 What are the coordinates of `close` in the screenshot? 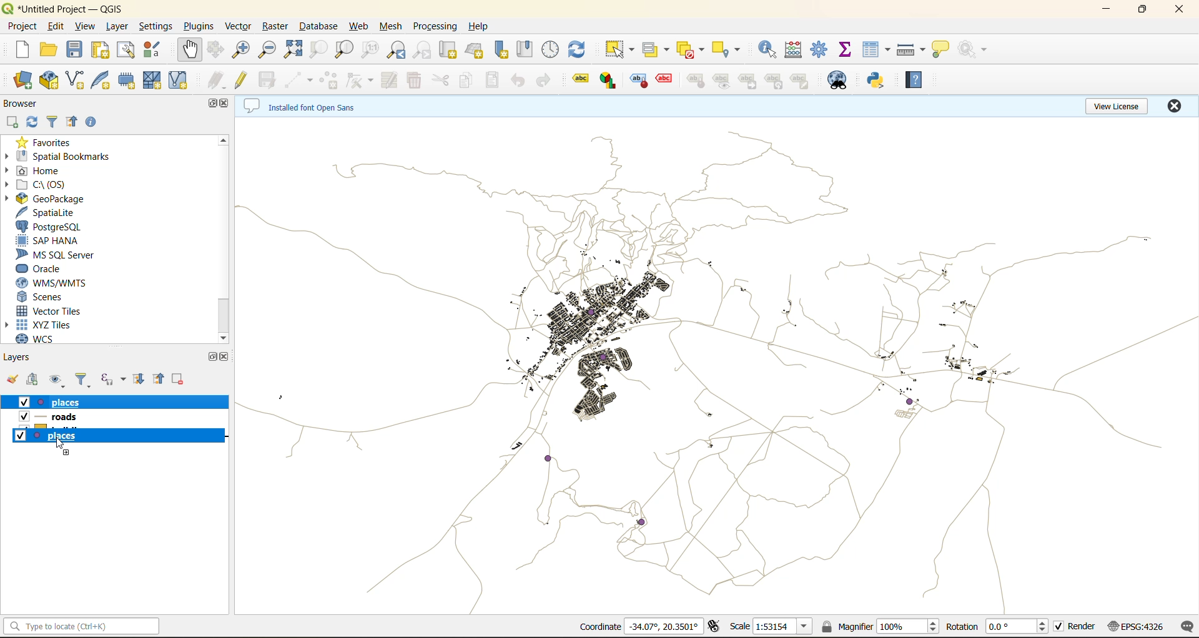 It's located at (1172, 107).